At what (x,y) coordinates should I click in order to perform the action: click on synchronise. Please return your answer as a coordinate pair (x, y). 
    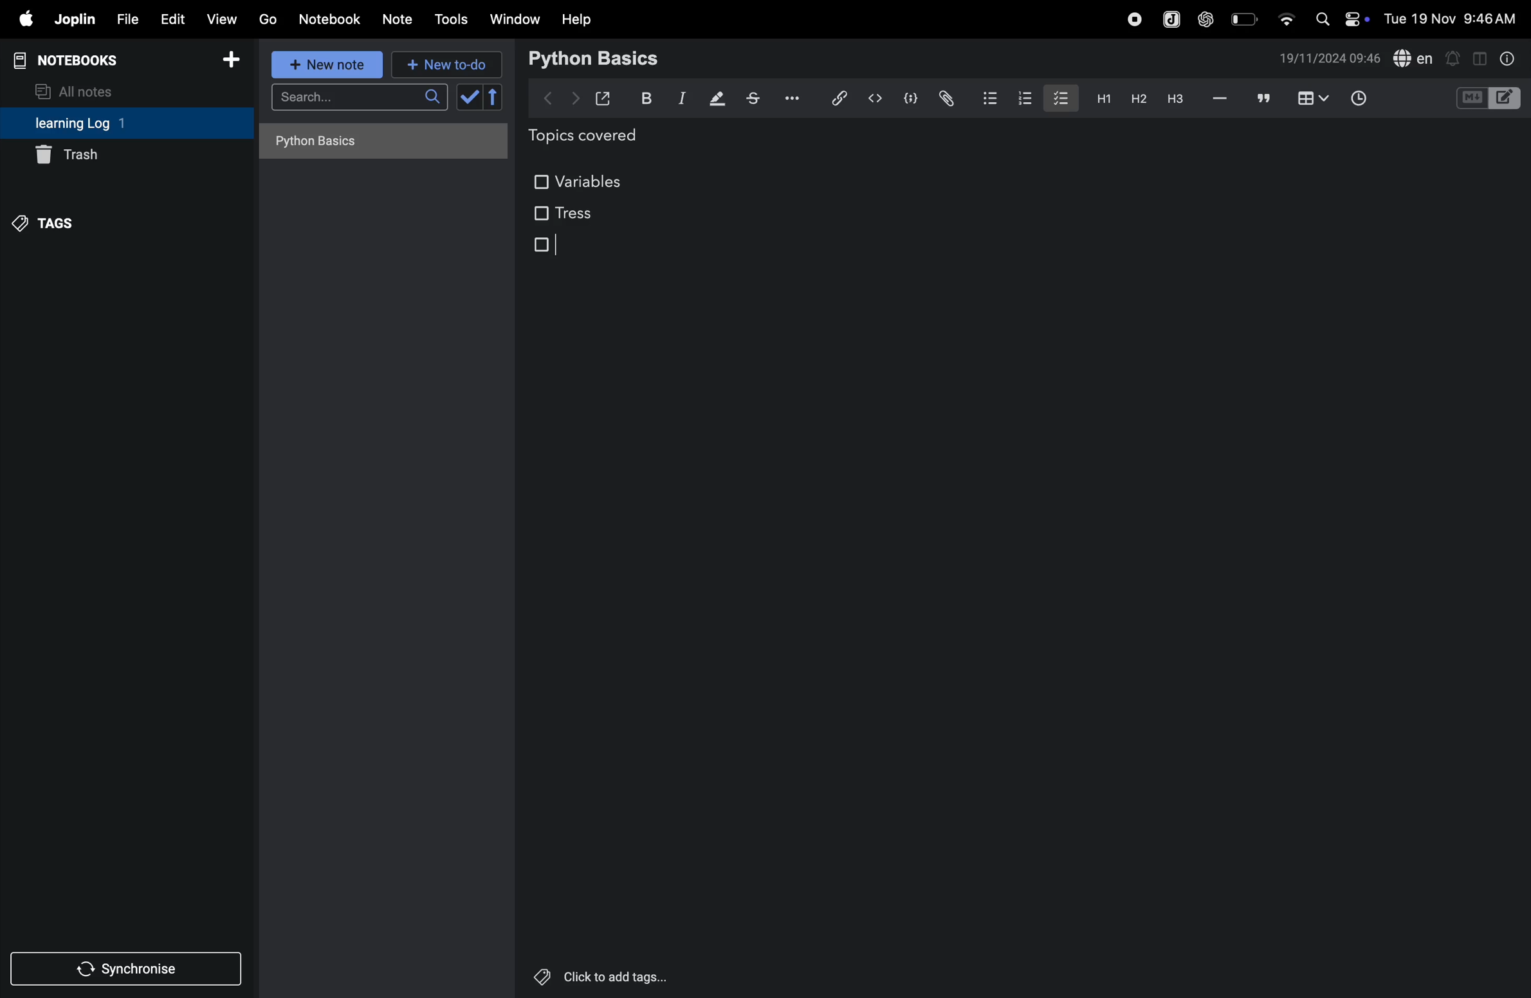
    Looking at the image, I should click on (129, 970).